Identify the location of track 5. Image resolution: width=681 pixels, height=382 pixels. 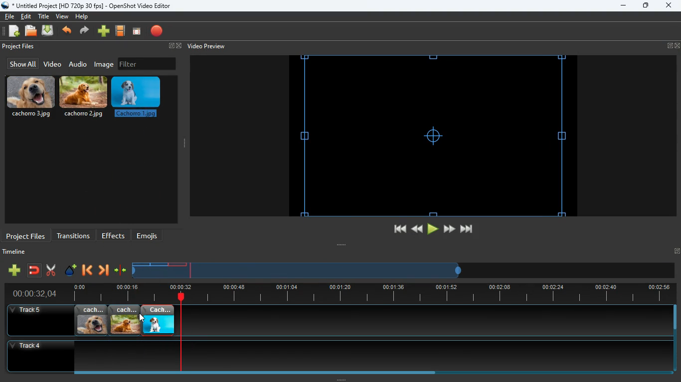
(28, 310).